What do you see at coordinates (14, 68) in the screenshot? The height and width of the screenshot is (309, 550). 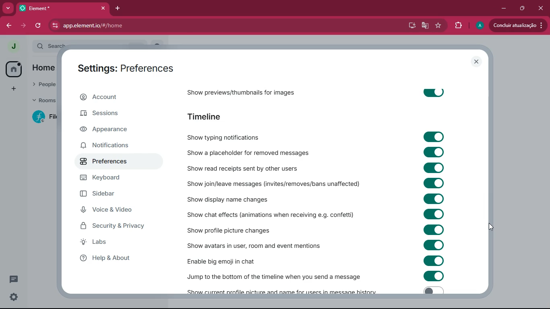 I see `home` at bounding box center [14, 68].